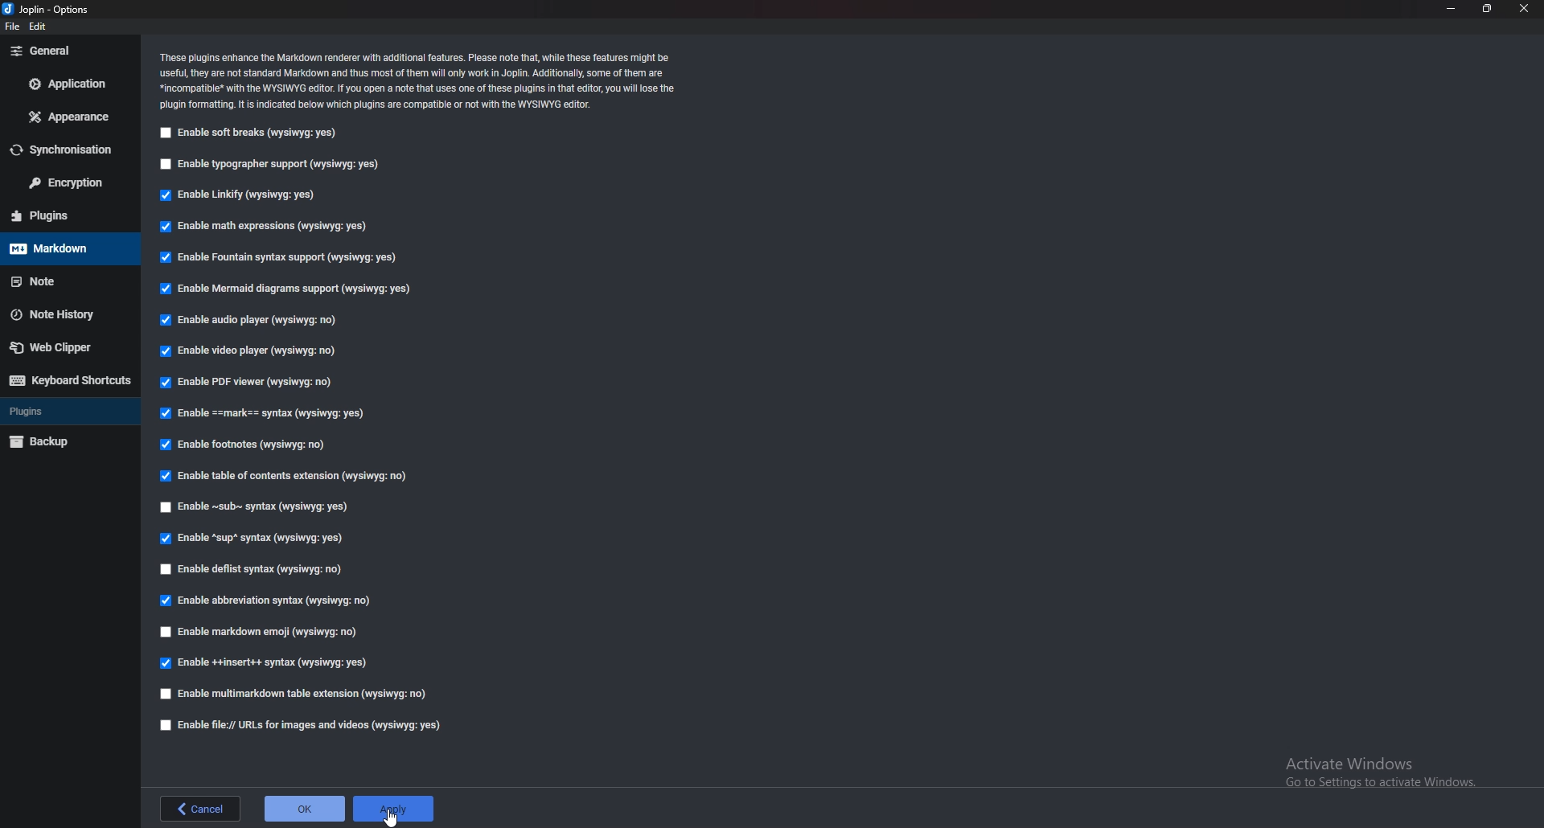  What do you see at coordinates (257, 505) in the screenshot?
I see `Enable sub syntax` at bounding box center [257, 505].